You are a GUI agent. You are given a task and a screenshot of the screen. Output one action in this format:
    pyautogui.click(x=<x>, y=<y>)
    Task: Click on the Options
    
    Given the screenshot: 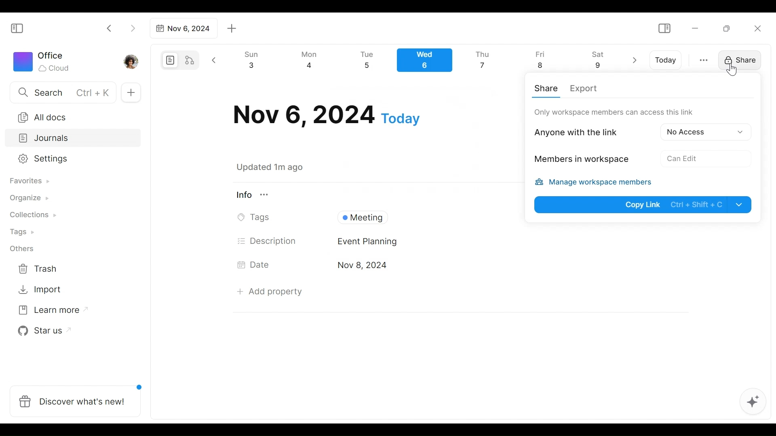 What is the action you would take?
    pyautogui.click(x=681, y=158)
    